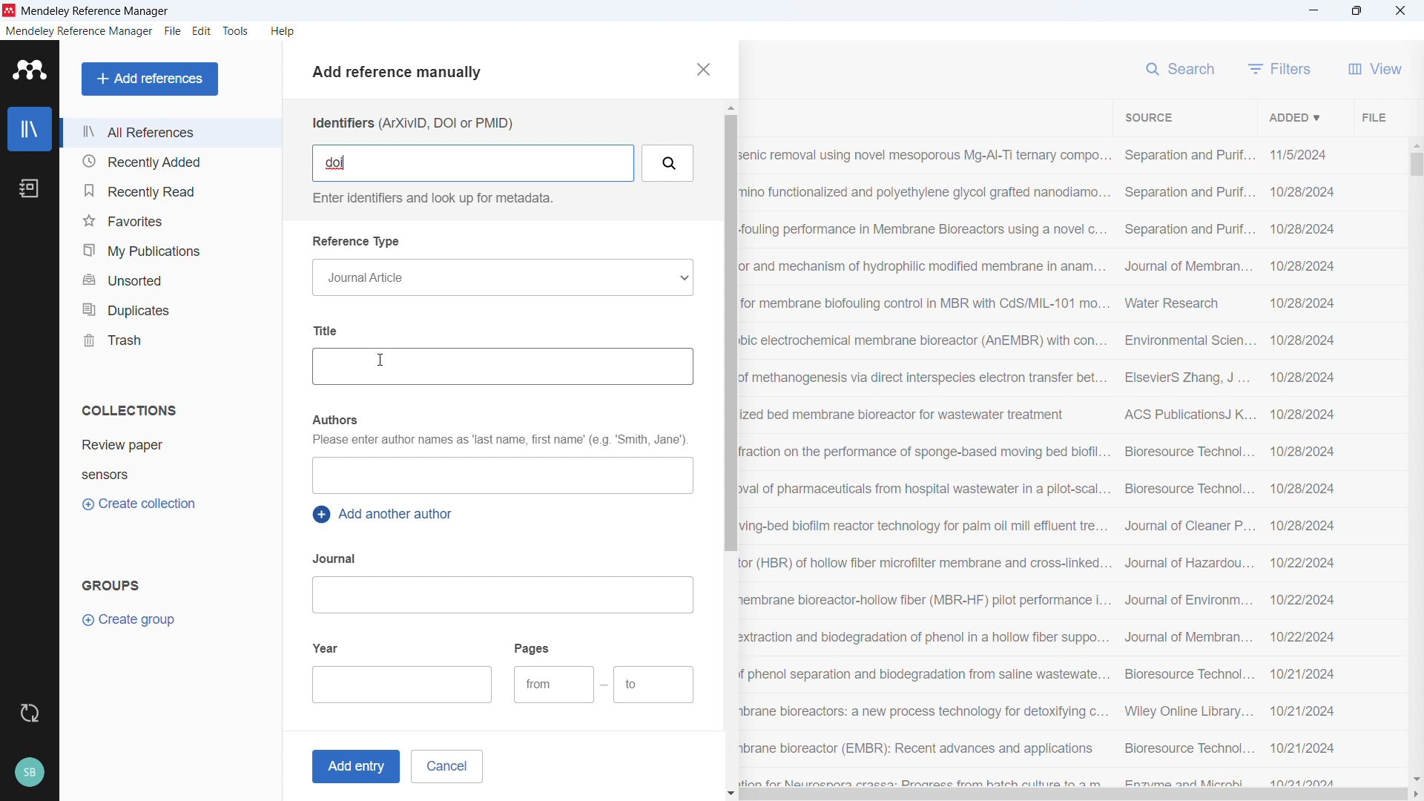  Describe the element at coordinates (1375, 68) in the screenshot. I see `View ` at that location.